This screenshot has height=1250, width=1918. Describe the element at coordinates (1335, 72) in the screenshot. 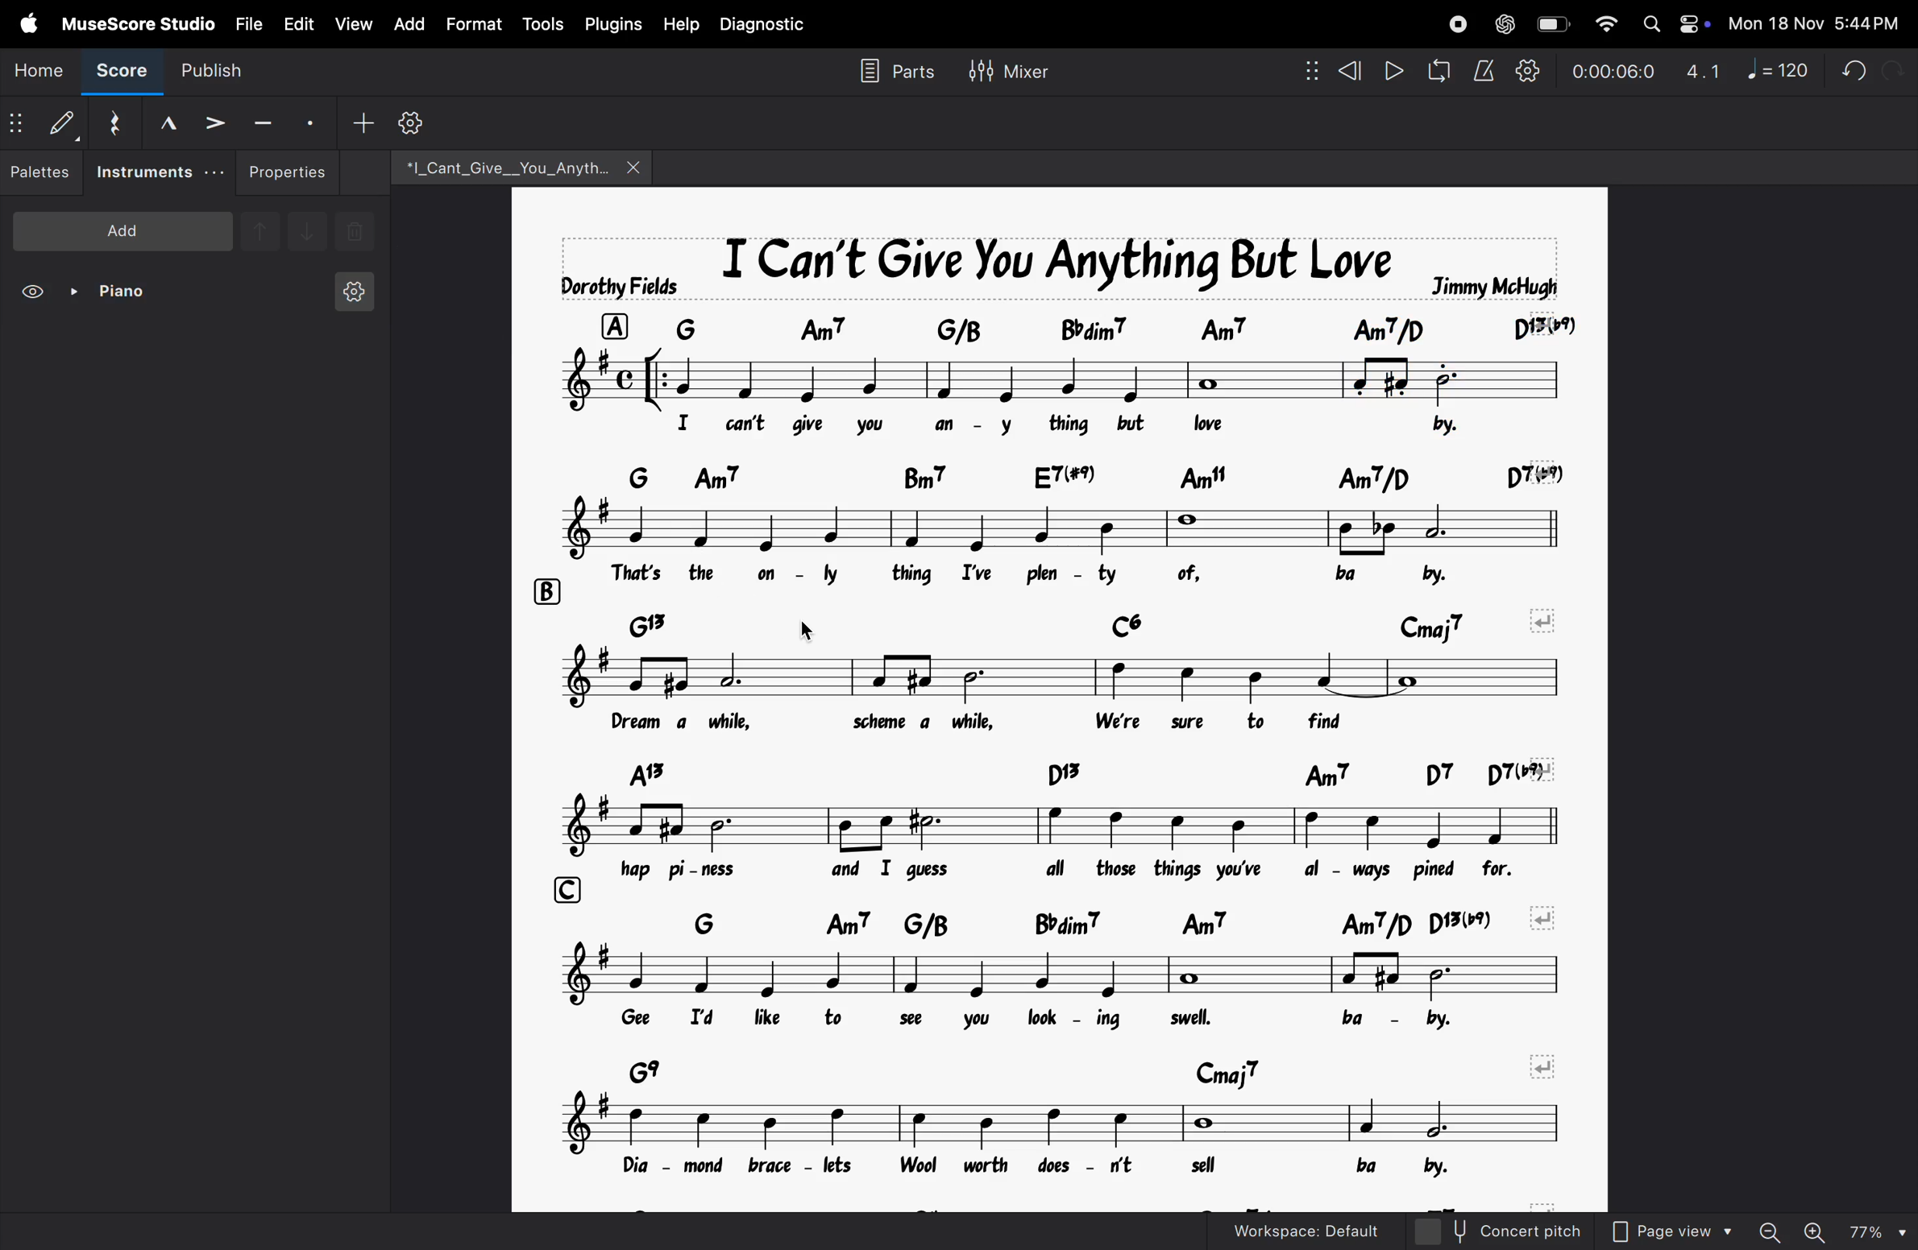

I see `rewind` at that location.